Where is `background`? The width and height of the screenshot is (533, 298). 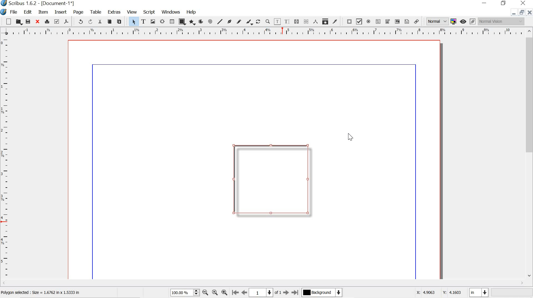
background is located at coordinates (325, 293).